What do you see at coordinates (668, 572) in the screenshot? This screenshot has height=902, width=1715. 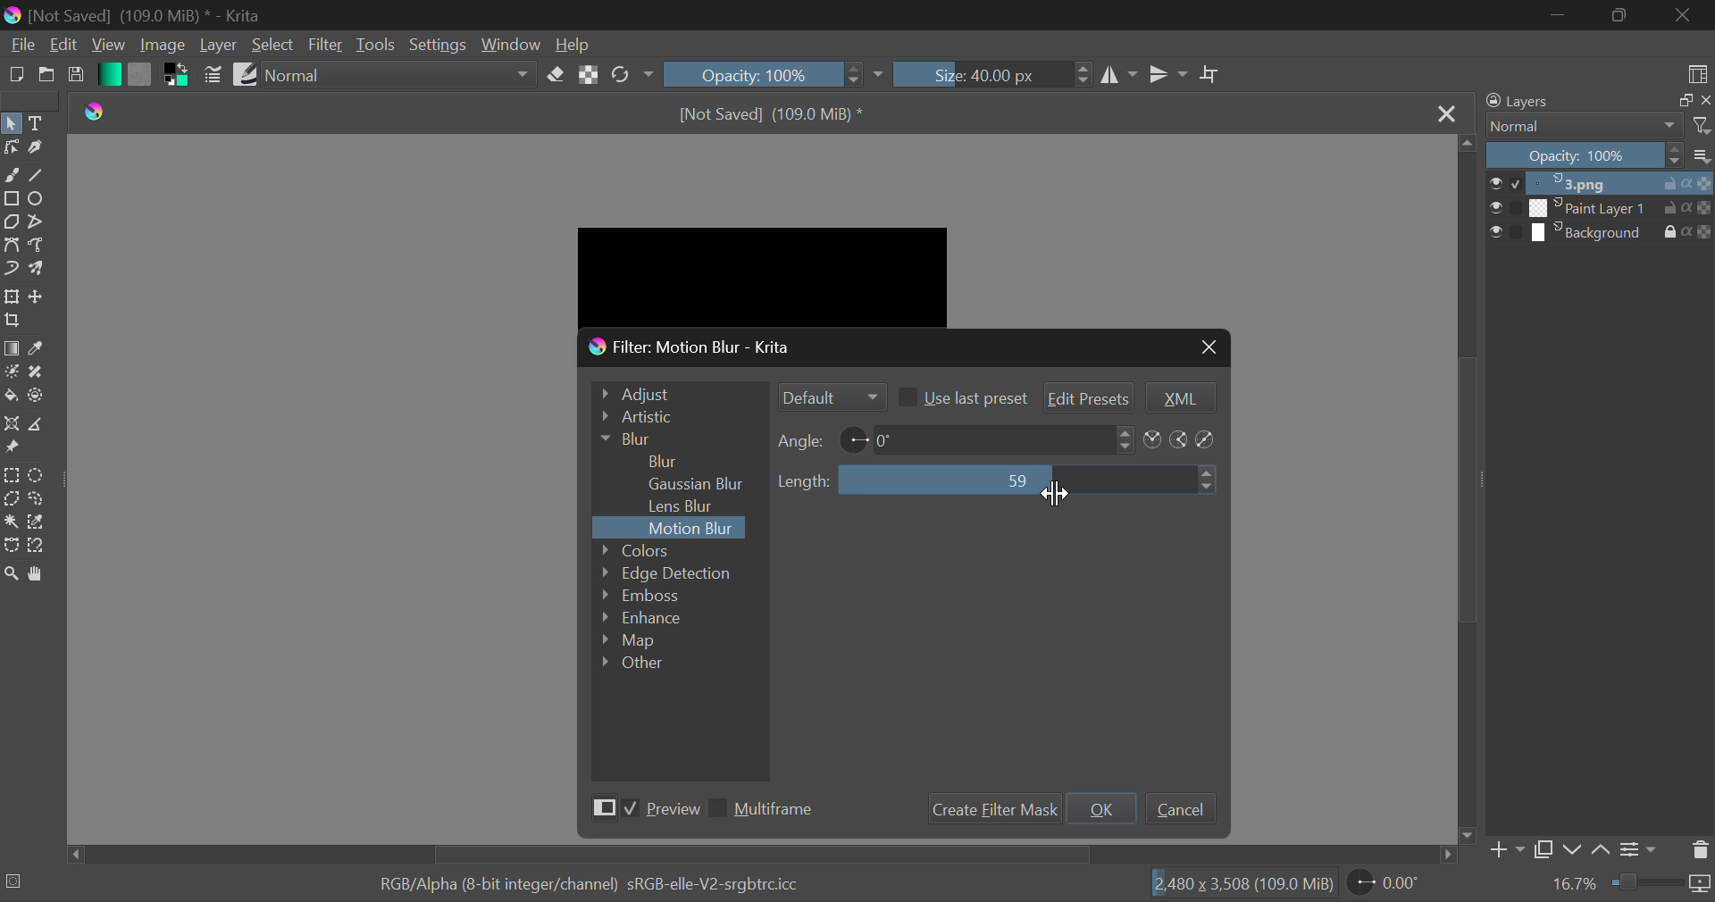 I see `Edge Detection` at bounding box center [668, 572].